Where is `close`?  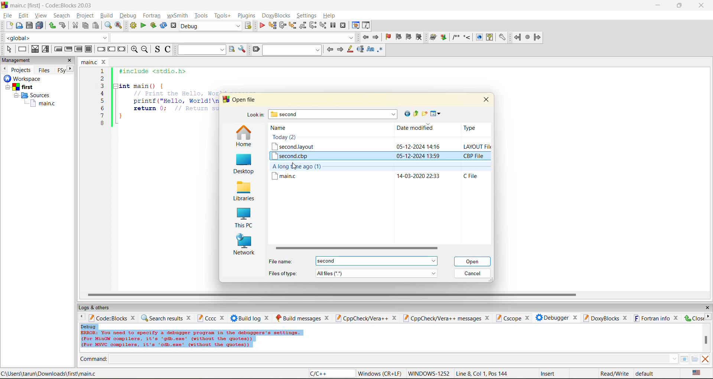
close is located at coordinates (268, 318).